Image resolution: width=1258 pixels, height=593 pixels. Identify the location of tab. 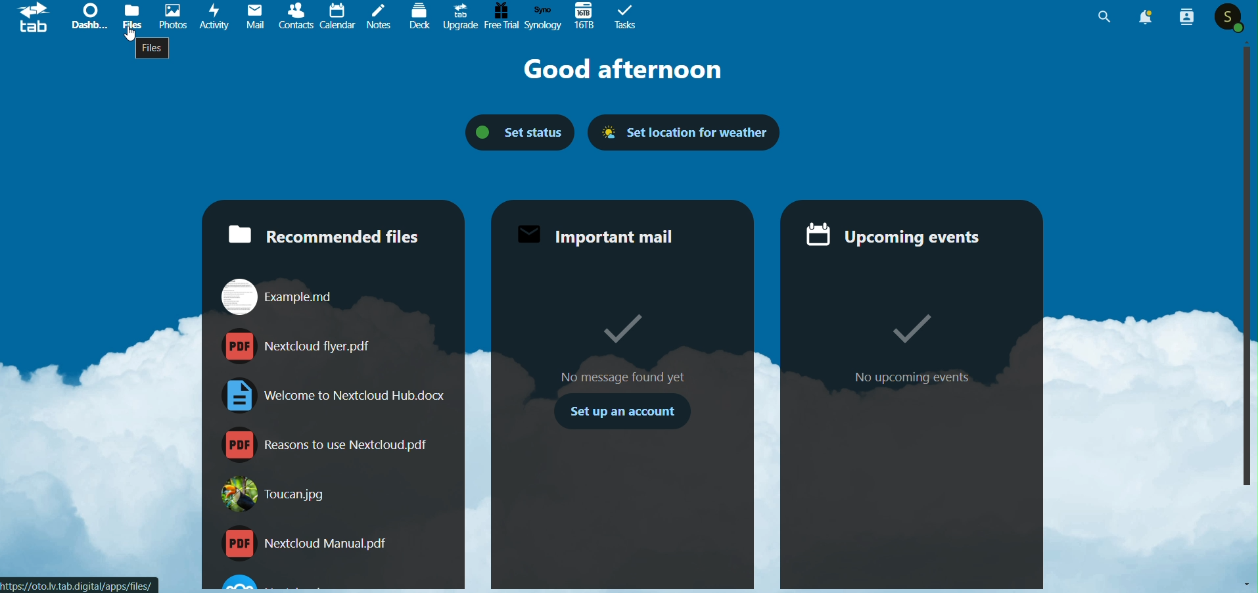
(33, 18).